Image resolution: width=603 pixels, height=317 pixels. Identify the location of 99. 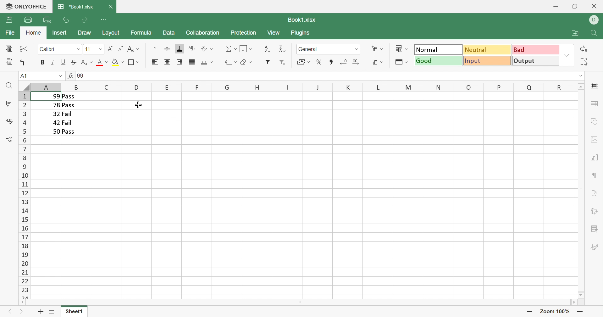
(82, 76).